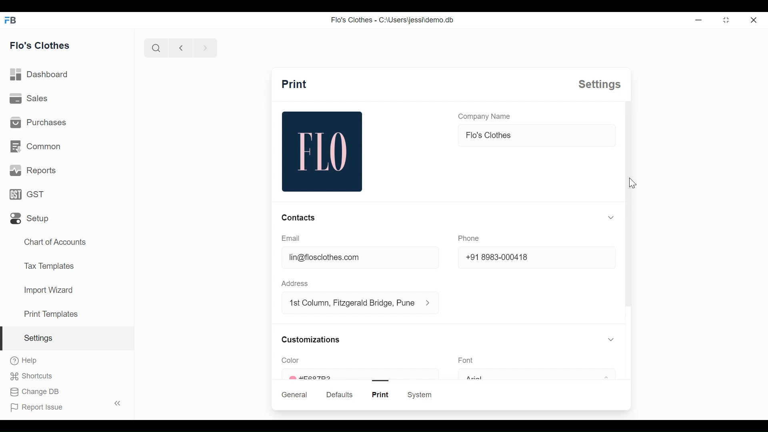  Describe the element at coordinates (361, 257) in the screenshot. I see `lin@floclothes.com` at that location.